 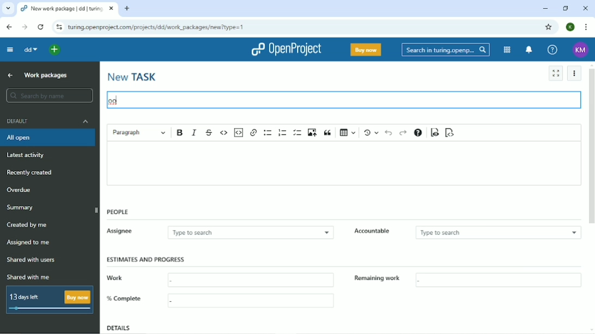 What do you see at coordinates (388, 133) in the screenshot?
I see `Undo` at bounding box center [388, 133].